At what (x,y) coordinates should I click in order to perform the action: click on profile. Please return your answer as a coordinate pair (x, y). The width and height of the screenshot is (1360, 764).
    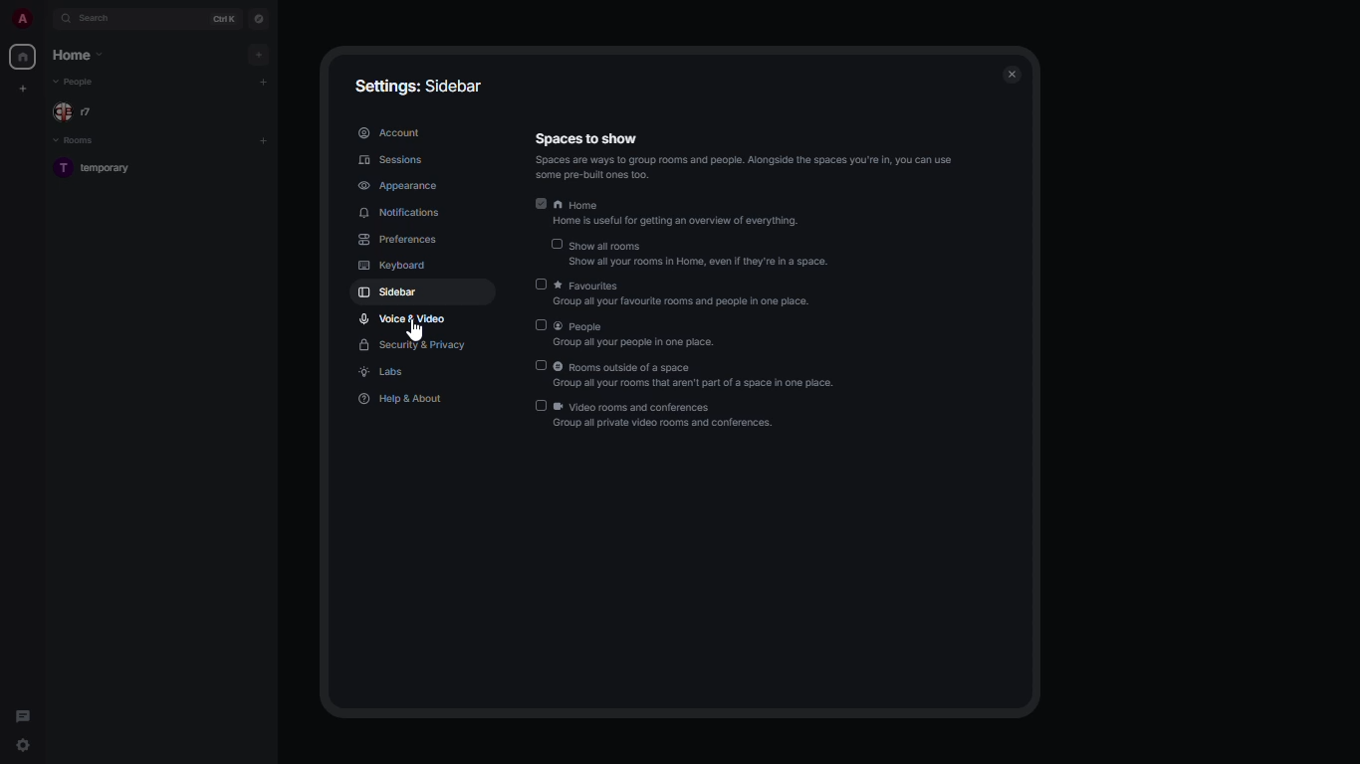
    Looking at the image, I should click on (19, 19).